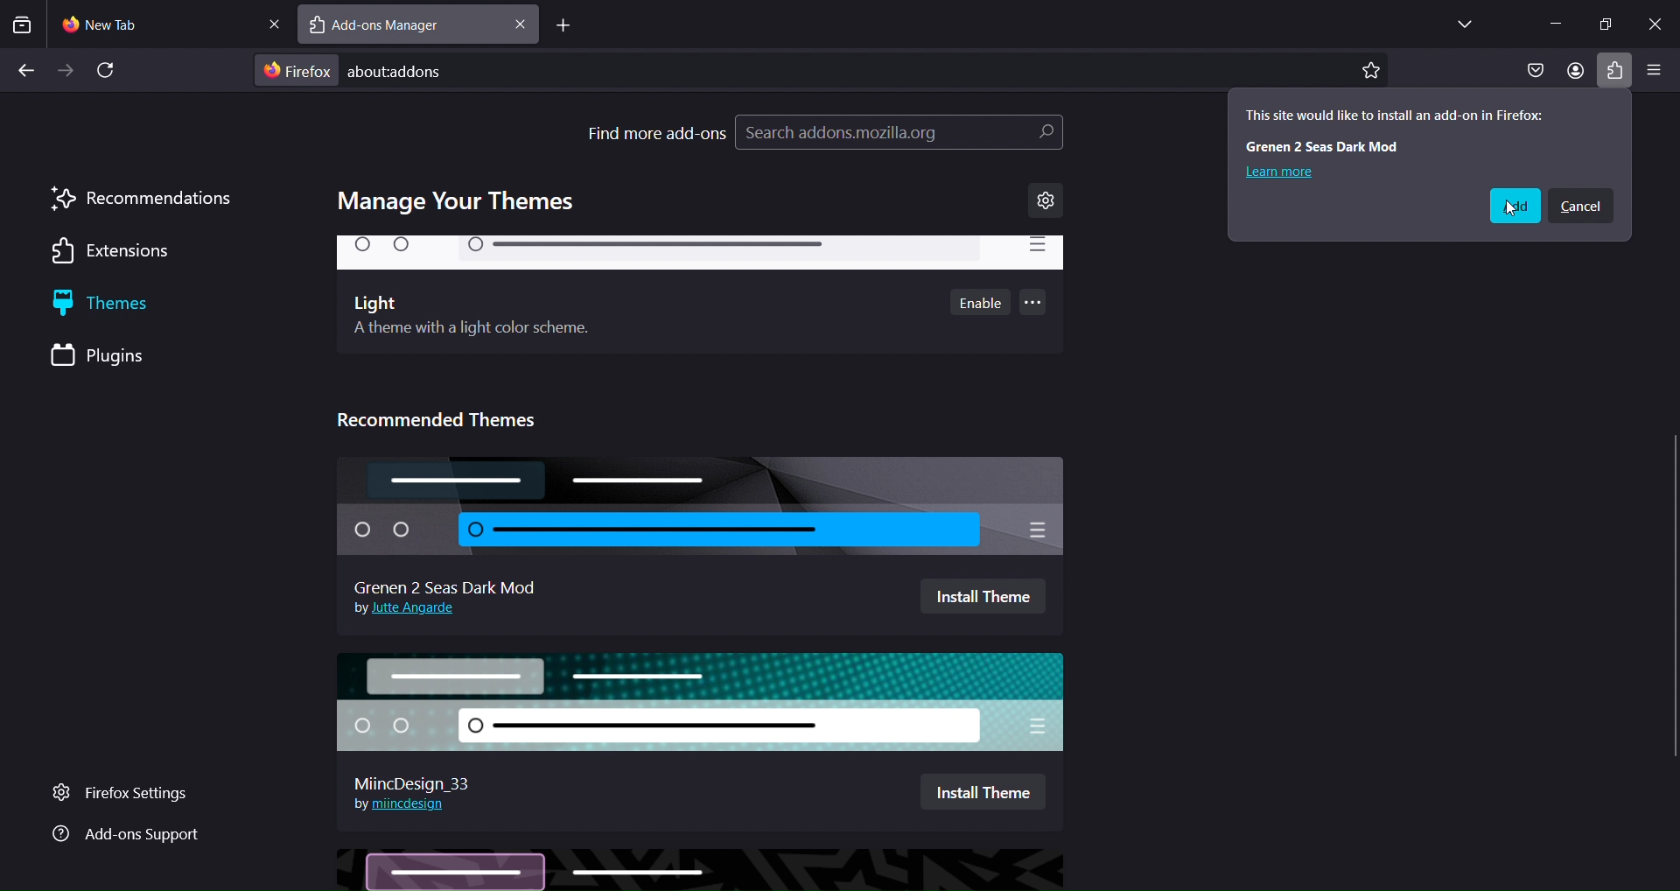  Describe the element at coordinates (1534, 71) in the screenshot. I see `save to pocket` at that location.